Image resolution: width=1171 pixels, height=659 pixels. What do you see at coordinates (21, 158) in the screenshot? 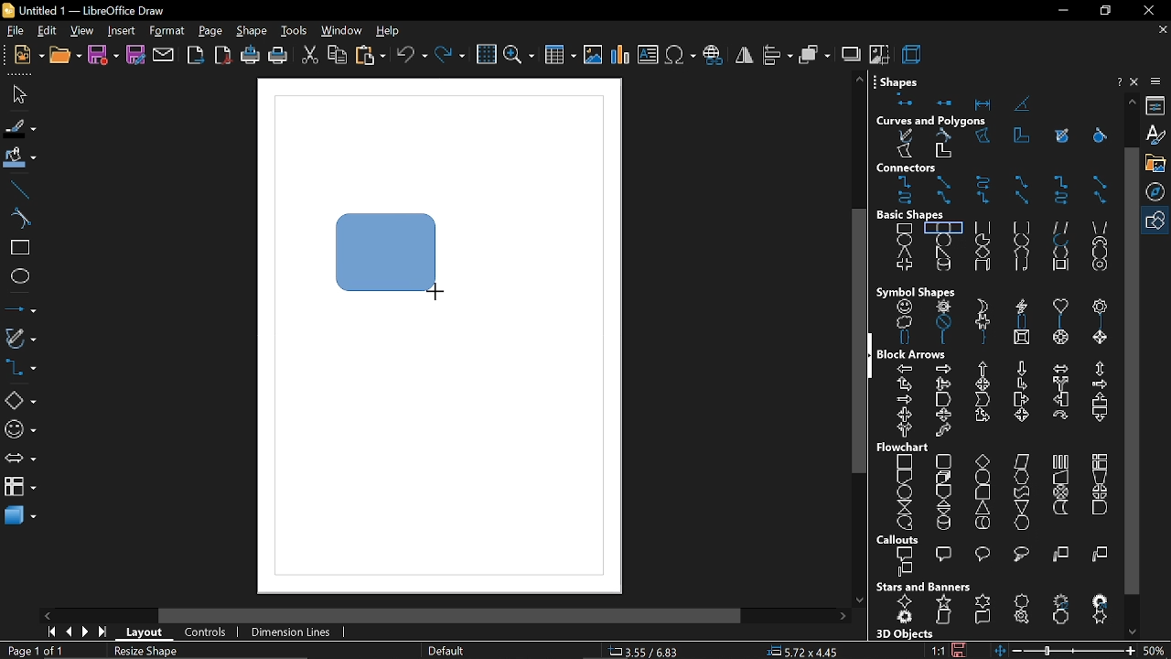
I see `fill color` at bounding box center [21, 158].